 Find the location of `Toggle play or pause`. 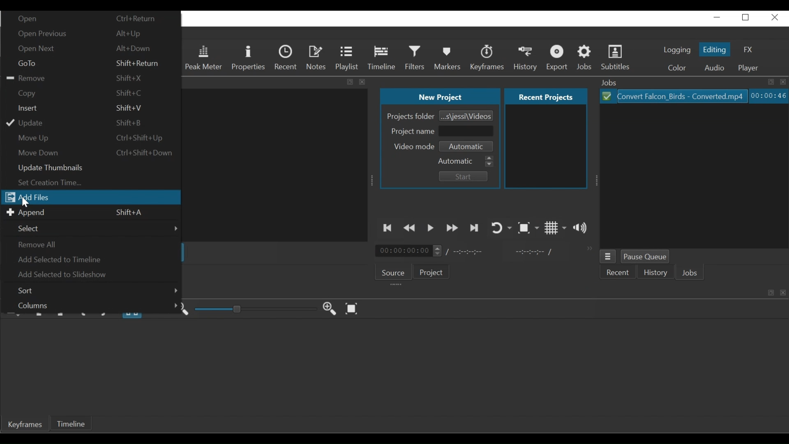

Toggle play or pause is located at coordinates (431, 227).